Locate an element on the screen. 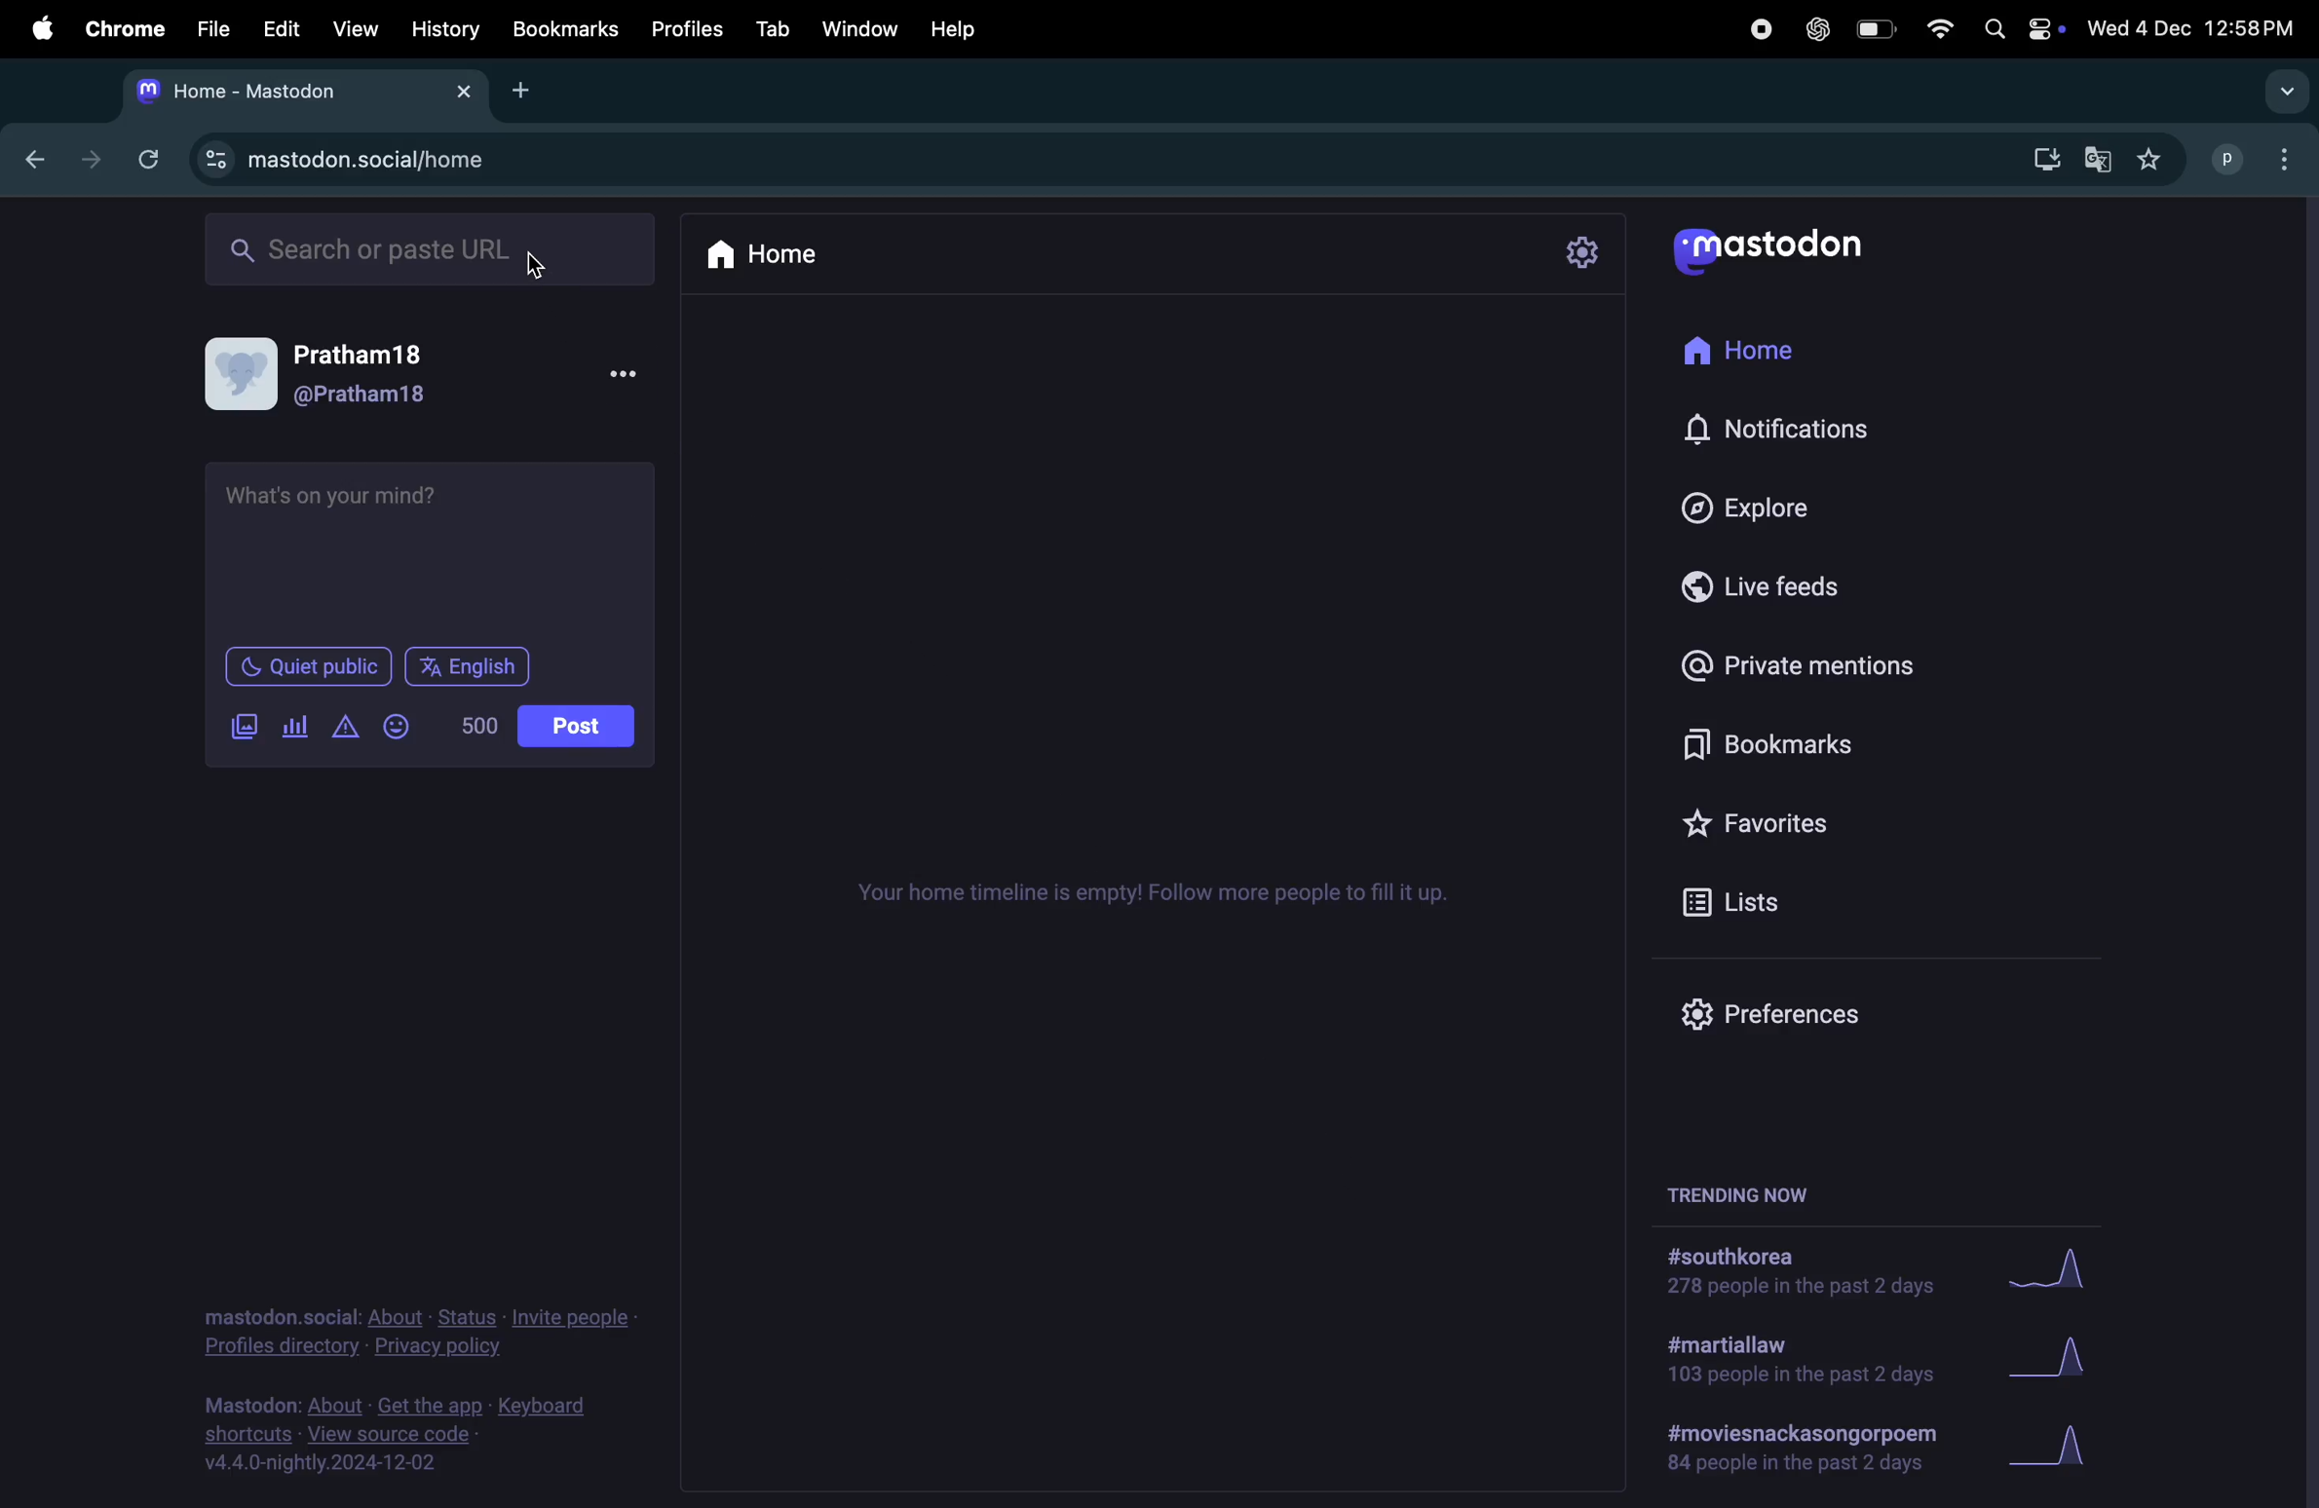  Home is located at coordinates (1759, 354).